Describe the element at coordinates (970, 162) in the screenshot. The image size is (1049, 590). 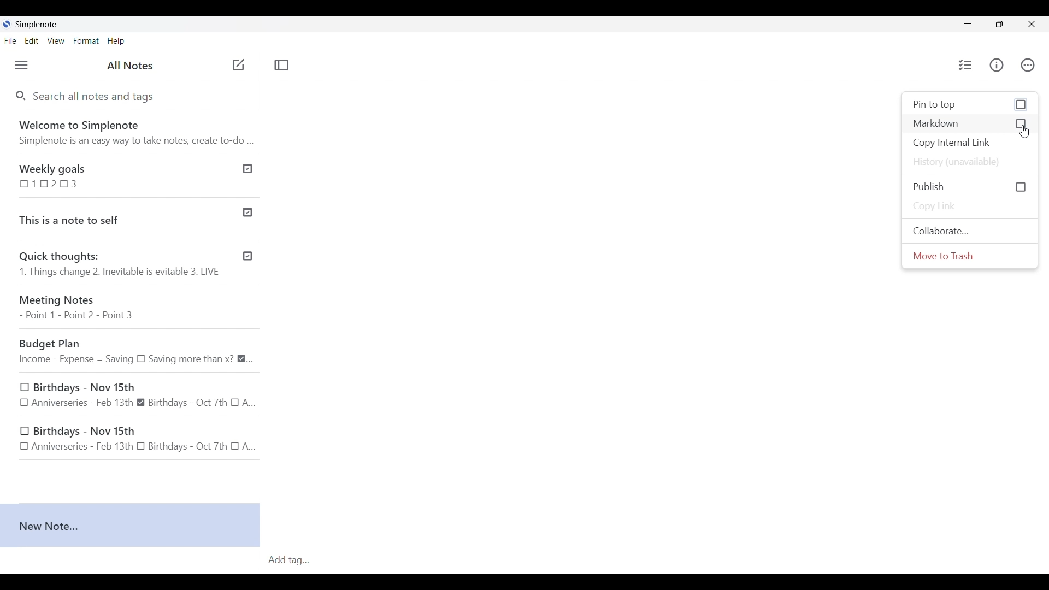
I see `History` at that location.